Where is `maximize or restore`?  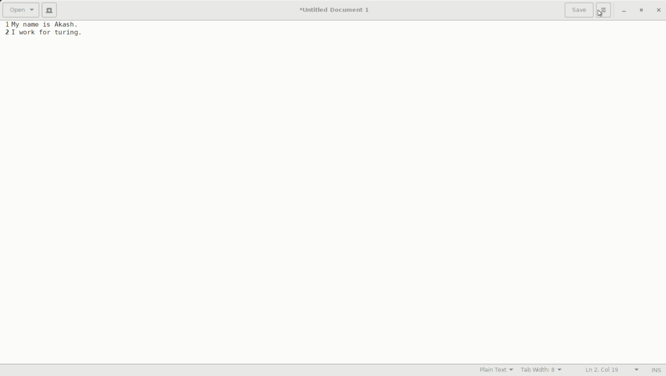
maximize or restore is located at coordinates (642, 10).